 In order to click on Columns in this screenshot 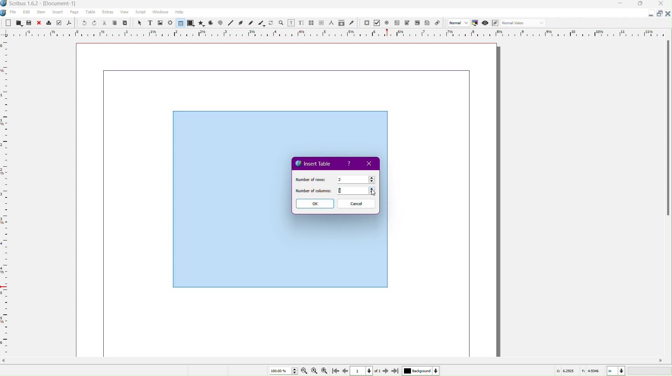, I will do `click(358, 192)`.